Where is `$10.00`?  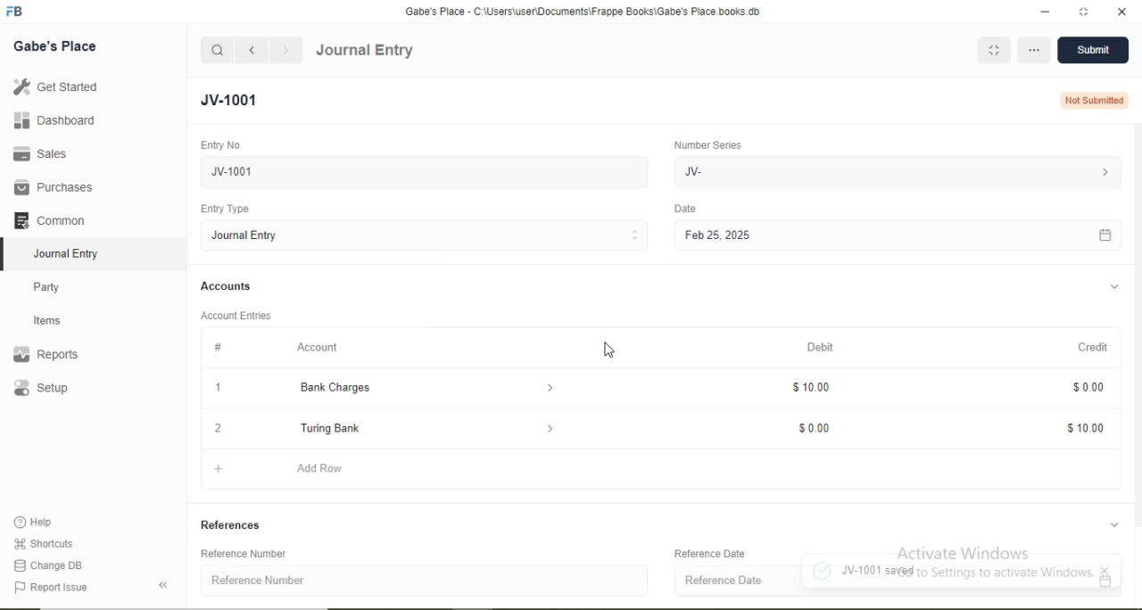 $10.00 is located at coordinates (812, 387).